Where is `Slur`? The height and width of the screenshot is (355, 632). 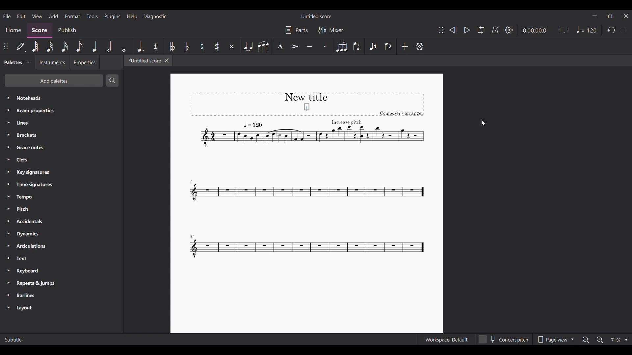 Slur is located at coordinates (263, 46).